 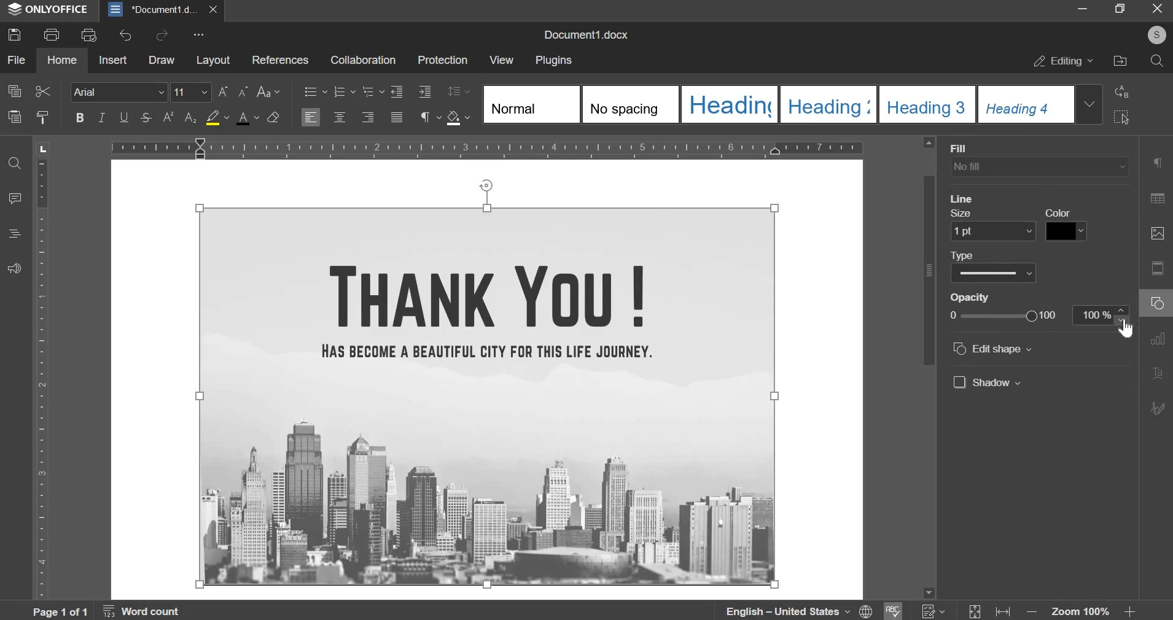 I want to click on signature, so click(x=1159, y=408).